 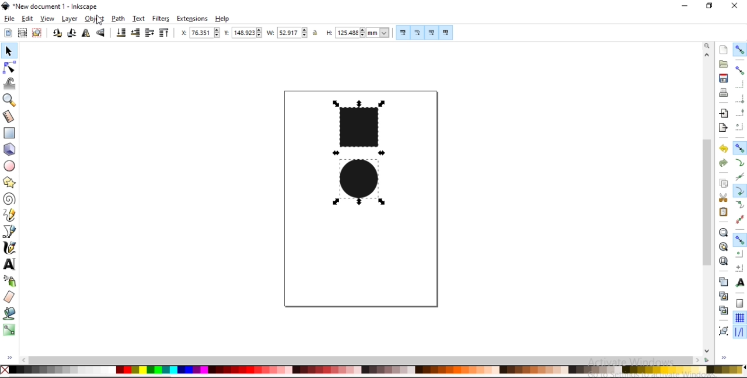 What do you see at coordinates (740, 162) in the screenshot?
I see `snap to paths` at bounding box center [740, 162].